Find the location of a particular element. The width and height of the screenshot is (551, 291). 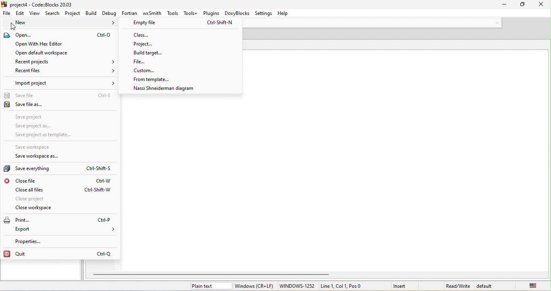

project is located at coordinates (73, 14).